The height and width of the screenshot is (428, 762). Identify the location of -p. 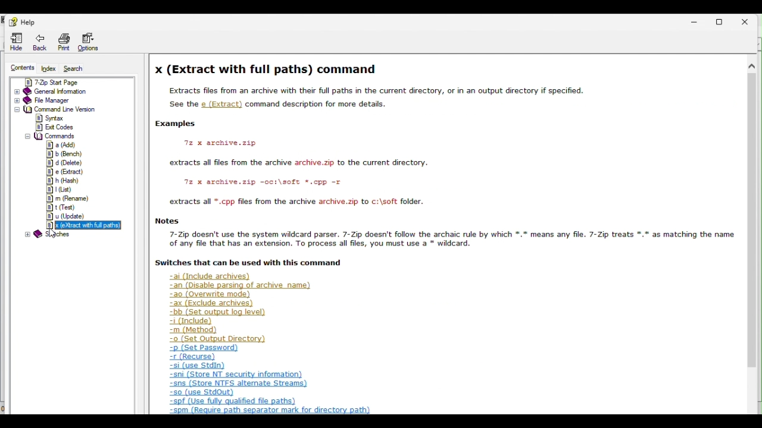
(207, 348).